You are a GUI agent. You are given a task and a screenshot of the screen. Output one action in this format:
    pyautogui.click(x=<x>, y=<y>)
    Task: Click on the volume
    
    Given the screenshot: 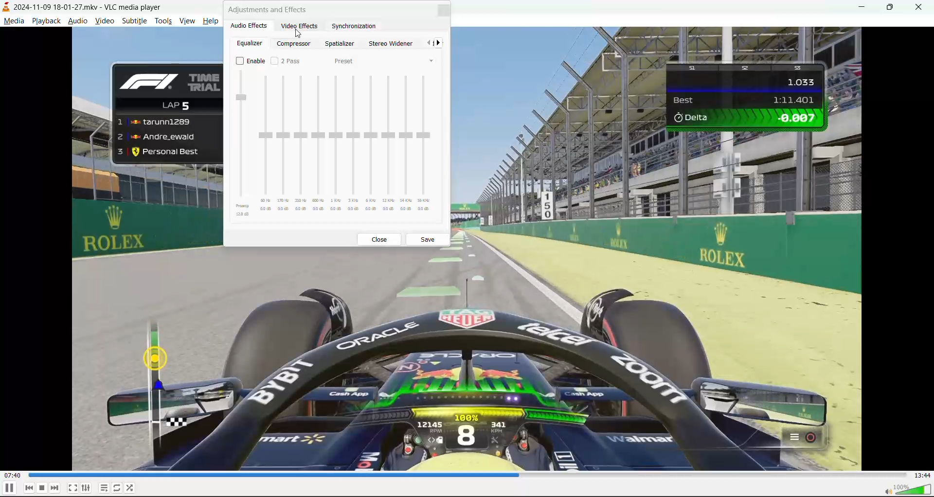 What is the action you would take?
    pyautogui.click(x=907, y=489)
    